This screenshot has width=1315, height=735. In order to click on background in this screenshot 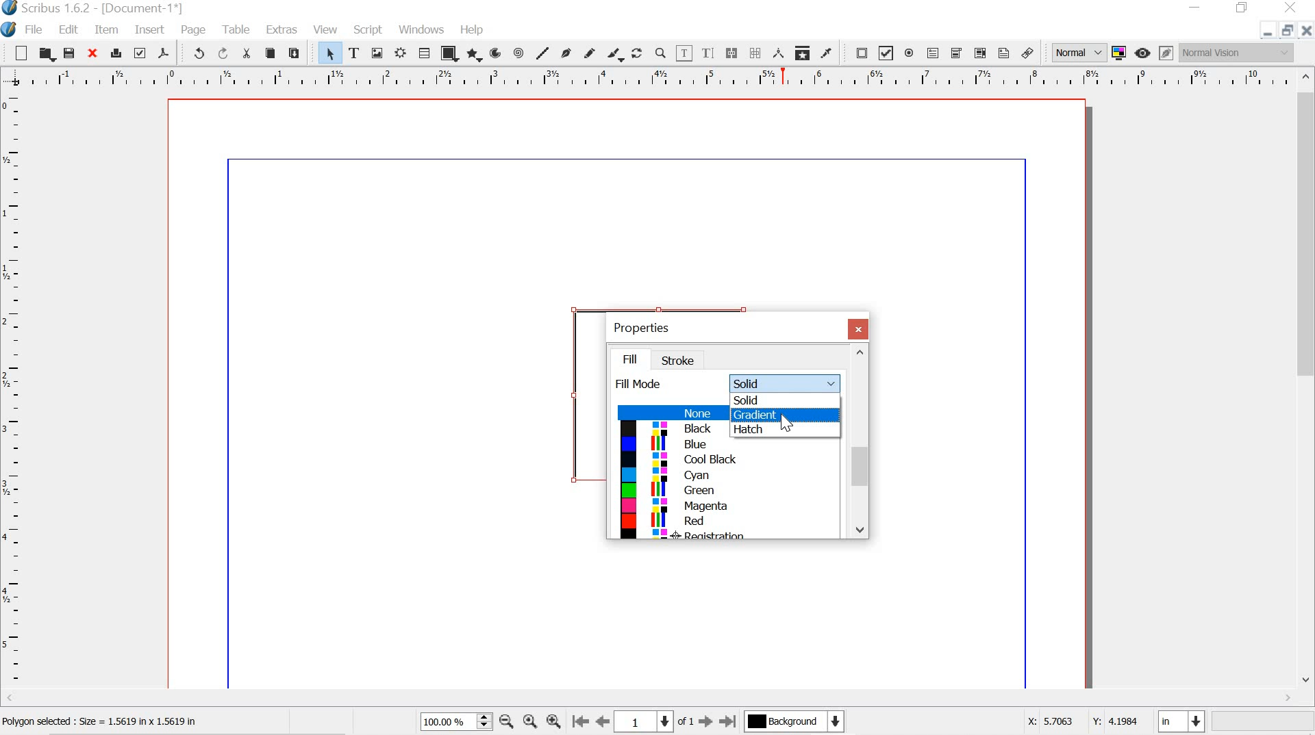, I will do `click(801, 722)`.